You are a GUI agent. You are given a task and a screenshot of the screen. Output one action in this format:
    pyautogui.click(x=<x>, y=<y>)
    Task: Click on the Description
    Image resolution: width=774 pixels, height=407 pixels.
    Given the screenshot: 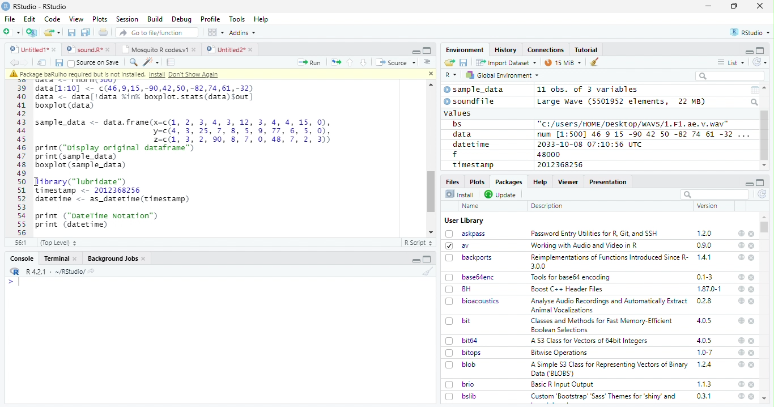 What is the action you would take?
    pyautogui.click(x=547, y=206)
    